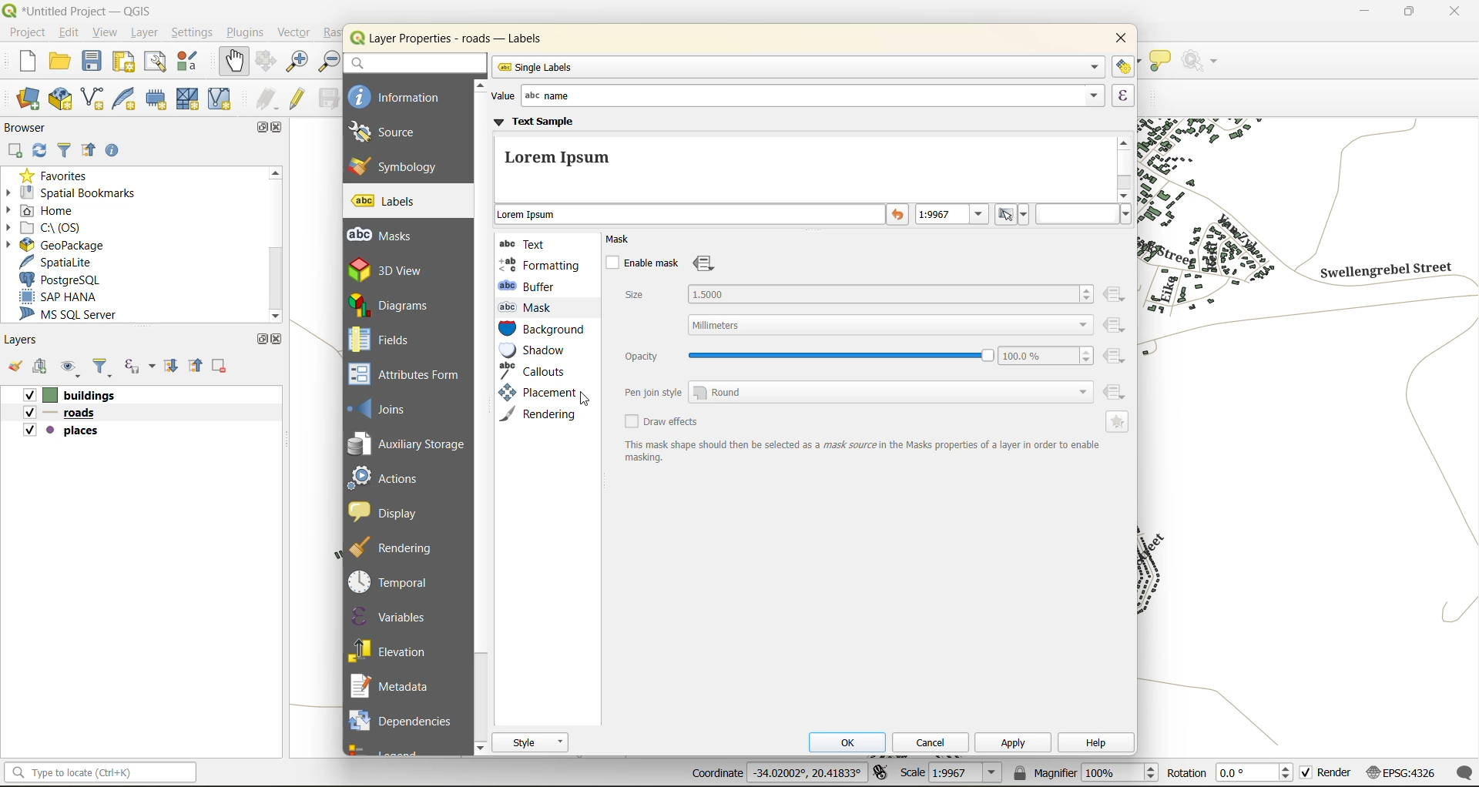 The width and height of the screenshot is (1479, 787). What do you see at coordinates (79, 10) in the screenshot?
I see `file name and app name` at bounding box center [79, 10].